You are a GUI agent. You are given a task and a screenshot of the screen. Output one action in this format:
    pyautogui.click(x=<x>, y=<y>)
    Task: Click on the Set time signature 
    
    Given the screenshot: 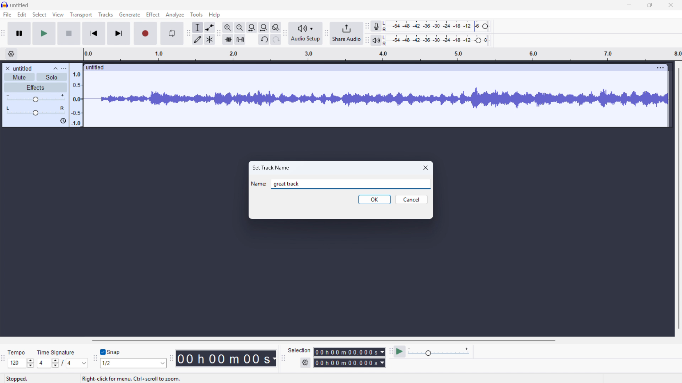 What is the action you would take?
    pyautogui.click(x=63, y=363)
    